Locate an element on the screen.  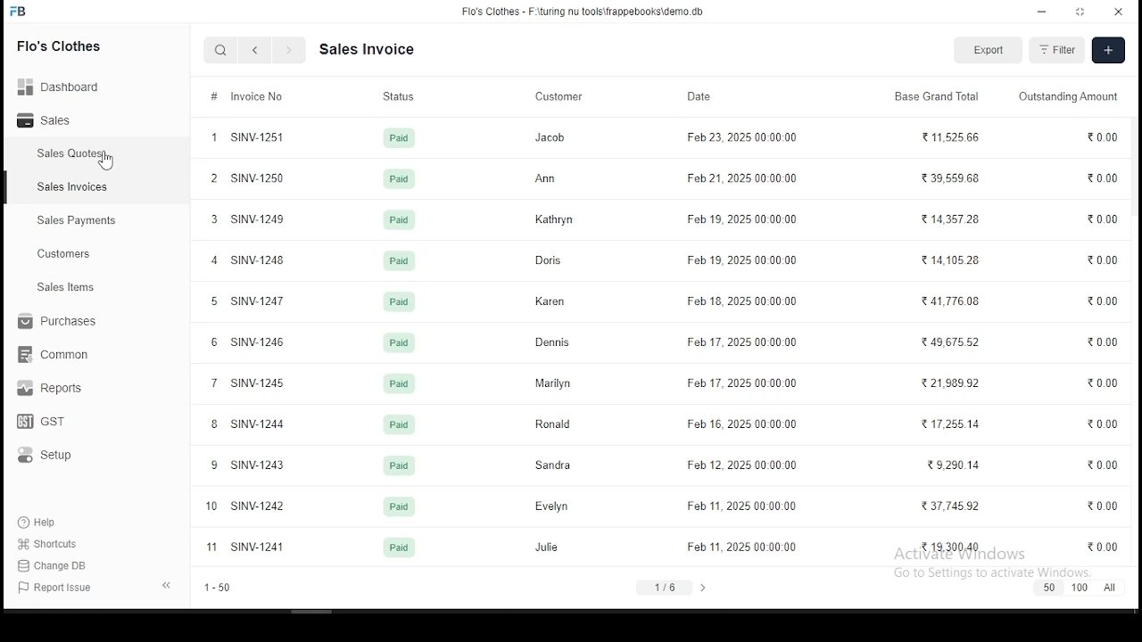
3 SINV-1249 is located at coordinates (250, 218).